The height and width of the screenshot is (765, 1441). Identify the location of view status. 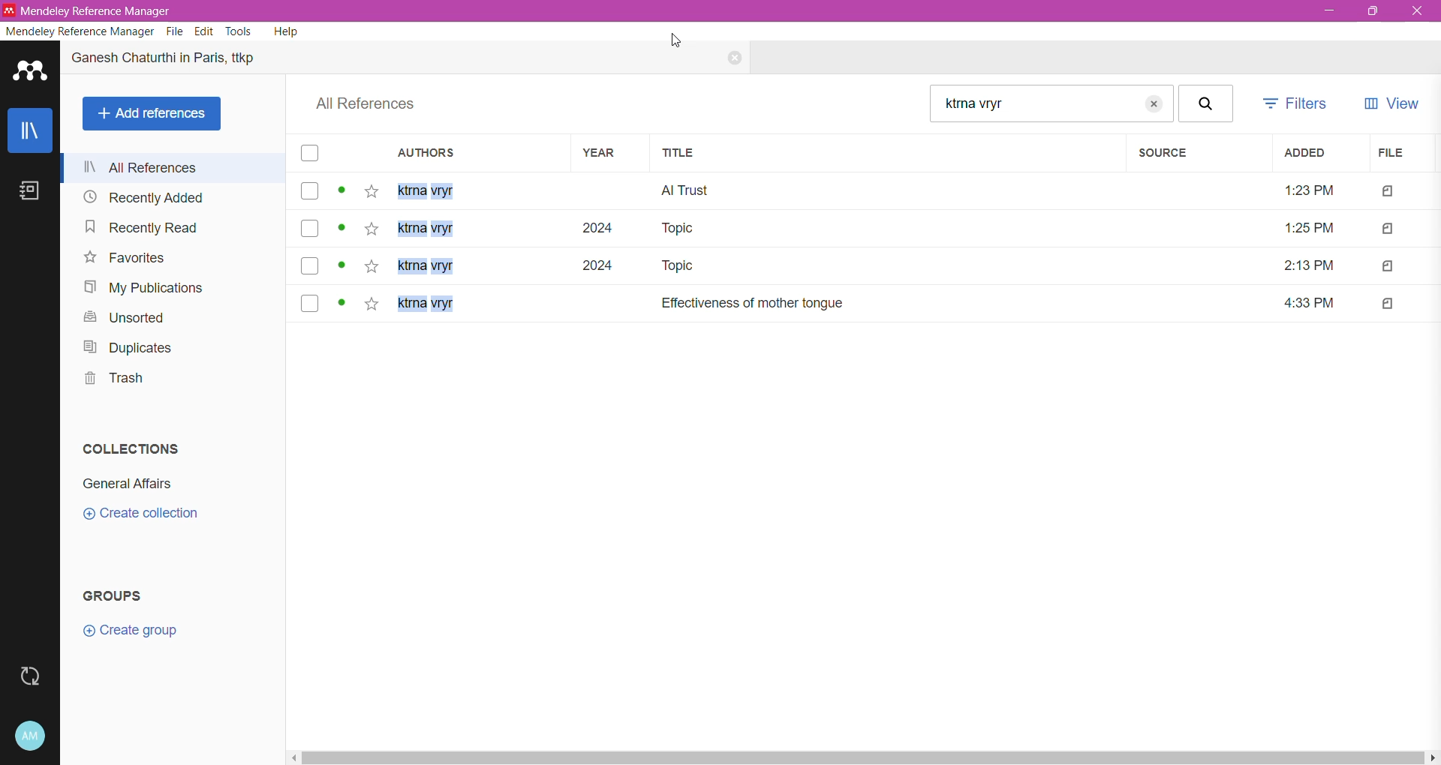
(343, 229).